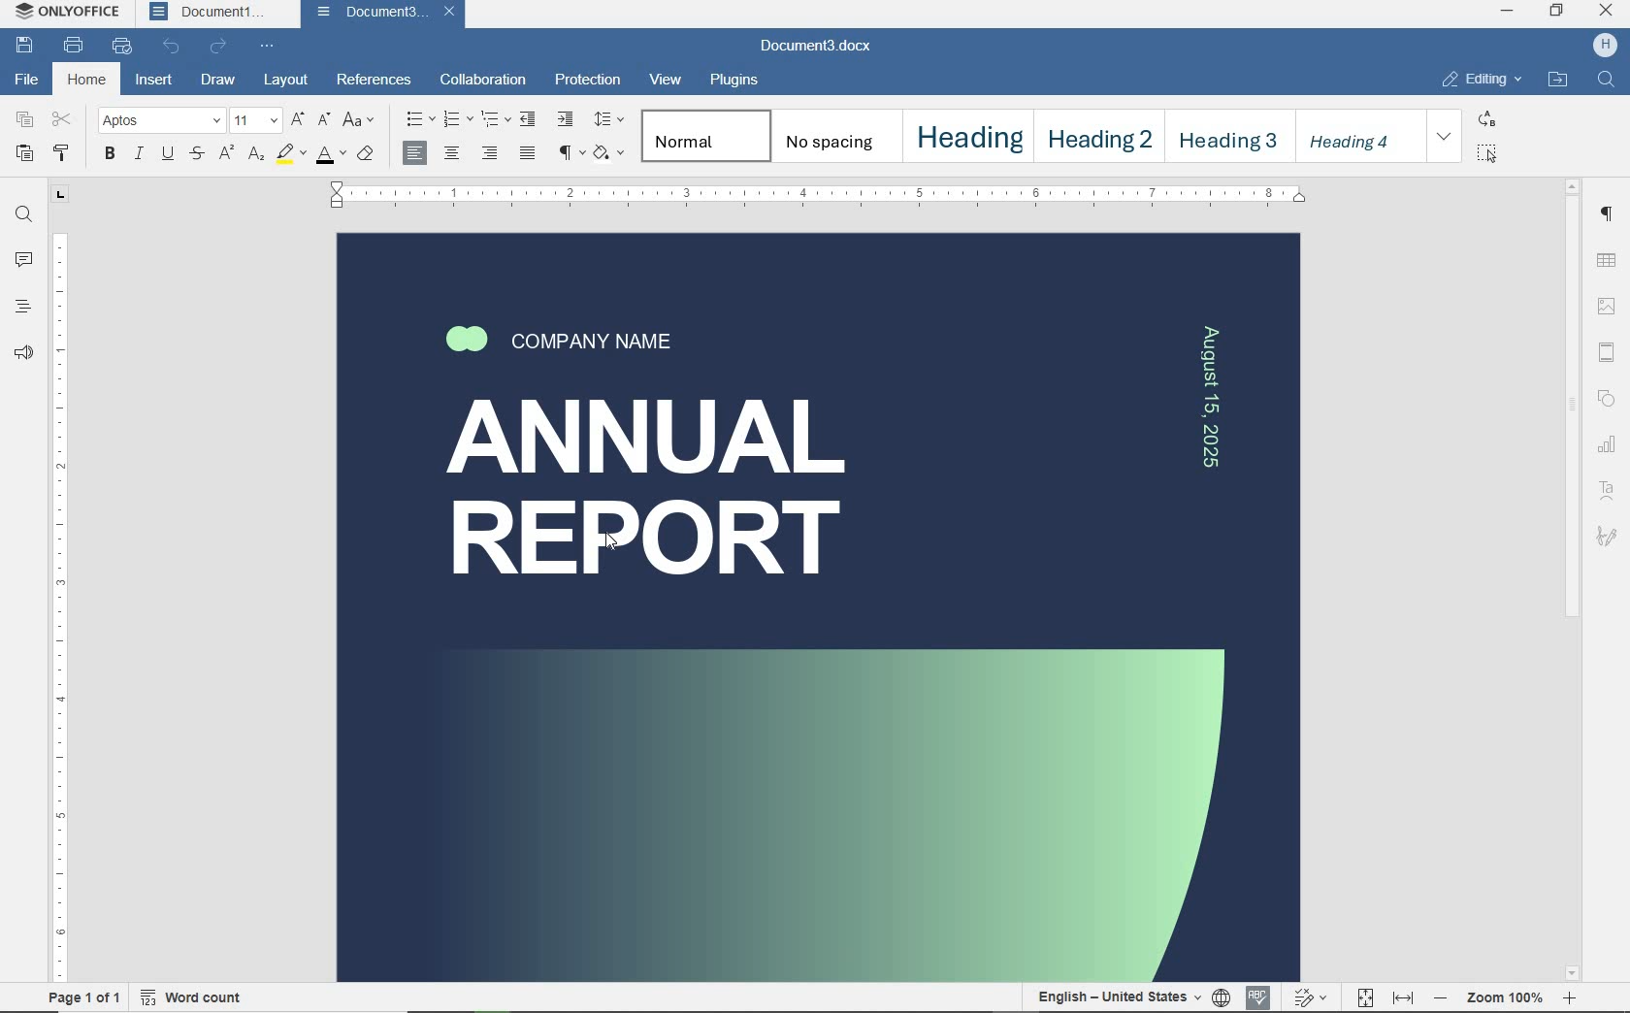  What do you see at coordinates (22, 259) in the screenshot?
I see `comments` at bounding box center [22, 259].